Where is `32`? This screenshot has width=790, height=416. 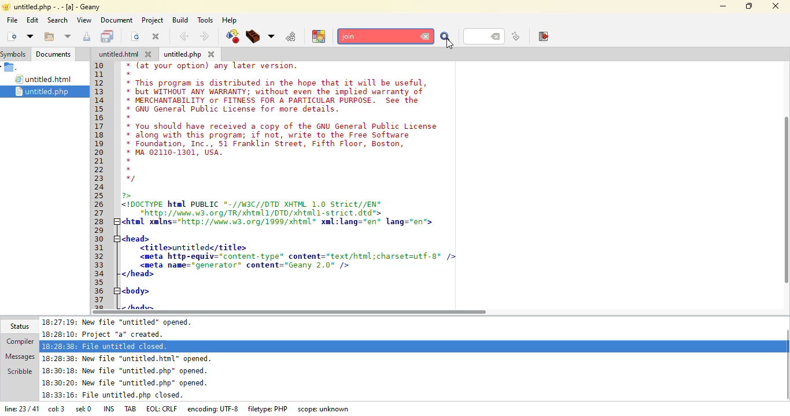
32 is located at coordinates (101, 256).